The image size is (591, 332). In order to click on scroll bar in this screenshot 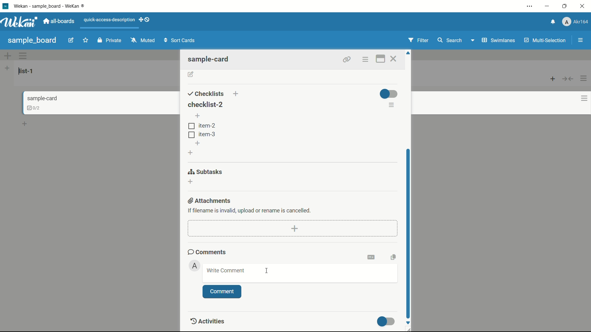, I will do `click(410, 233)`.